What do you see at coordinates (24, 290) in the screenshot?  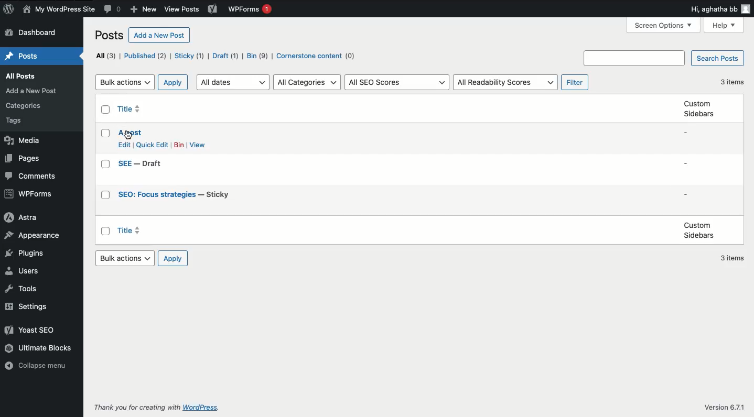 I see `Tools` at bounding box center [24, 290].